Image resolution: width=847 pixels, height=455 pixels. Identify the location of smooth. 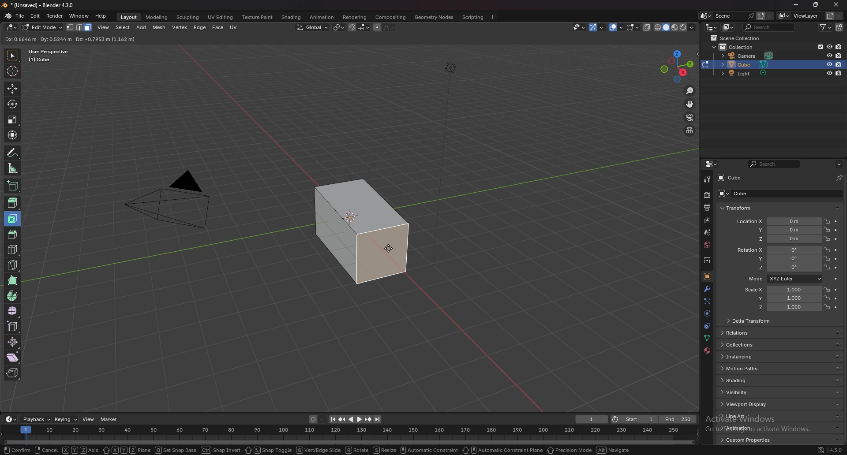
(13, 311).